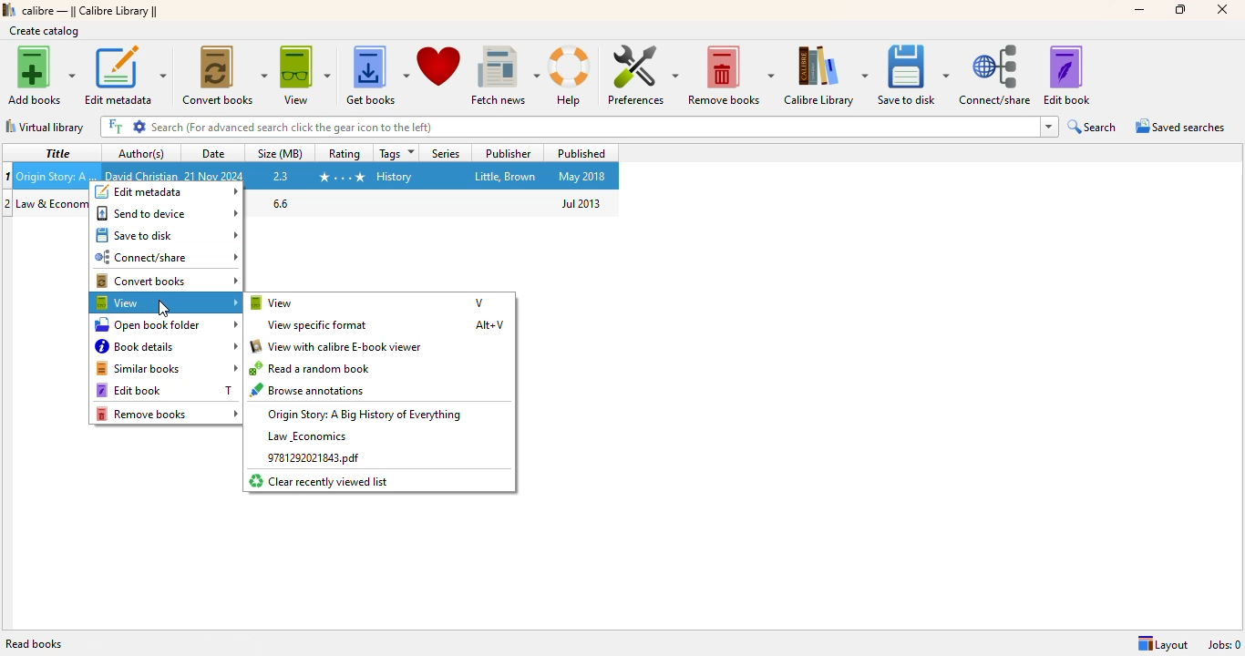 The image size is (1245, 656). What do you see at coordinates (489, 325) in the screenshot?
I see `shortcut for view specific format` at bounding box center [489, 325].